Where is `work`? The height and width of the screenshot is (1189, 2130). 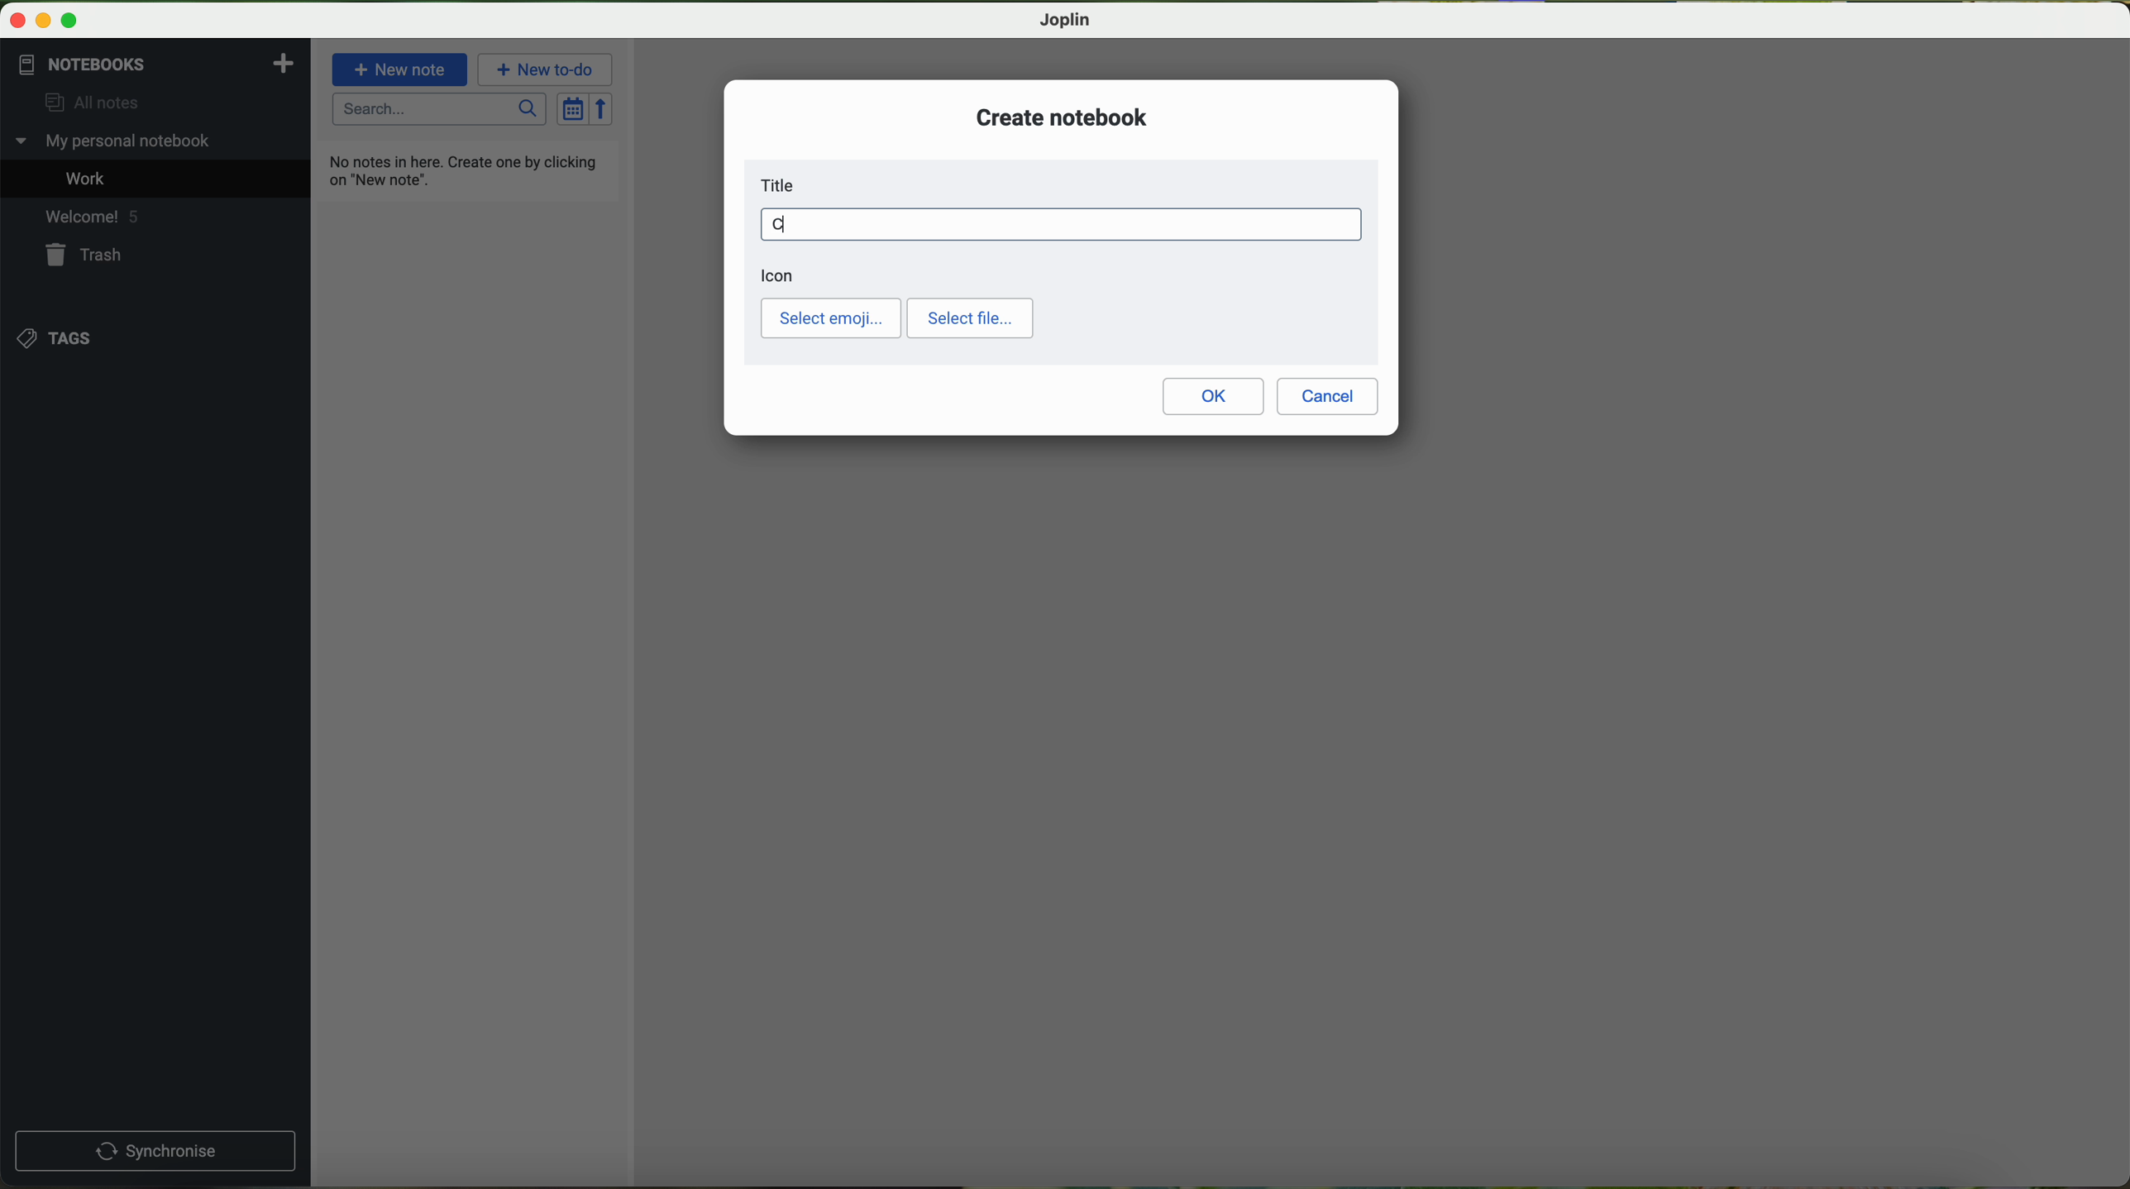
work is located at coordinates (89, 177).